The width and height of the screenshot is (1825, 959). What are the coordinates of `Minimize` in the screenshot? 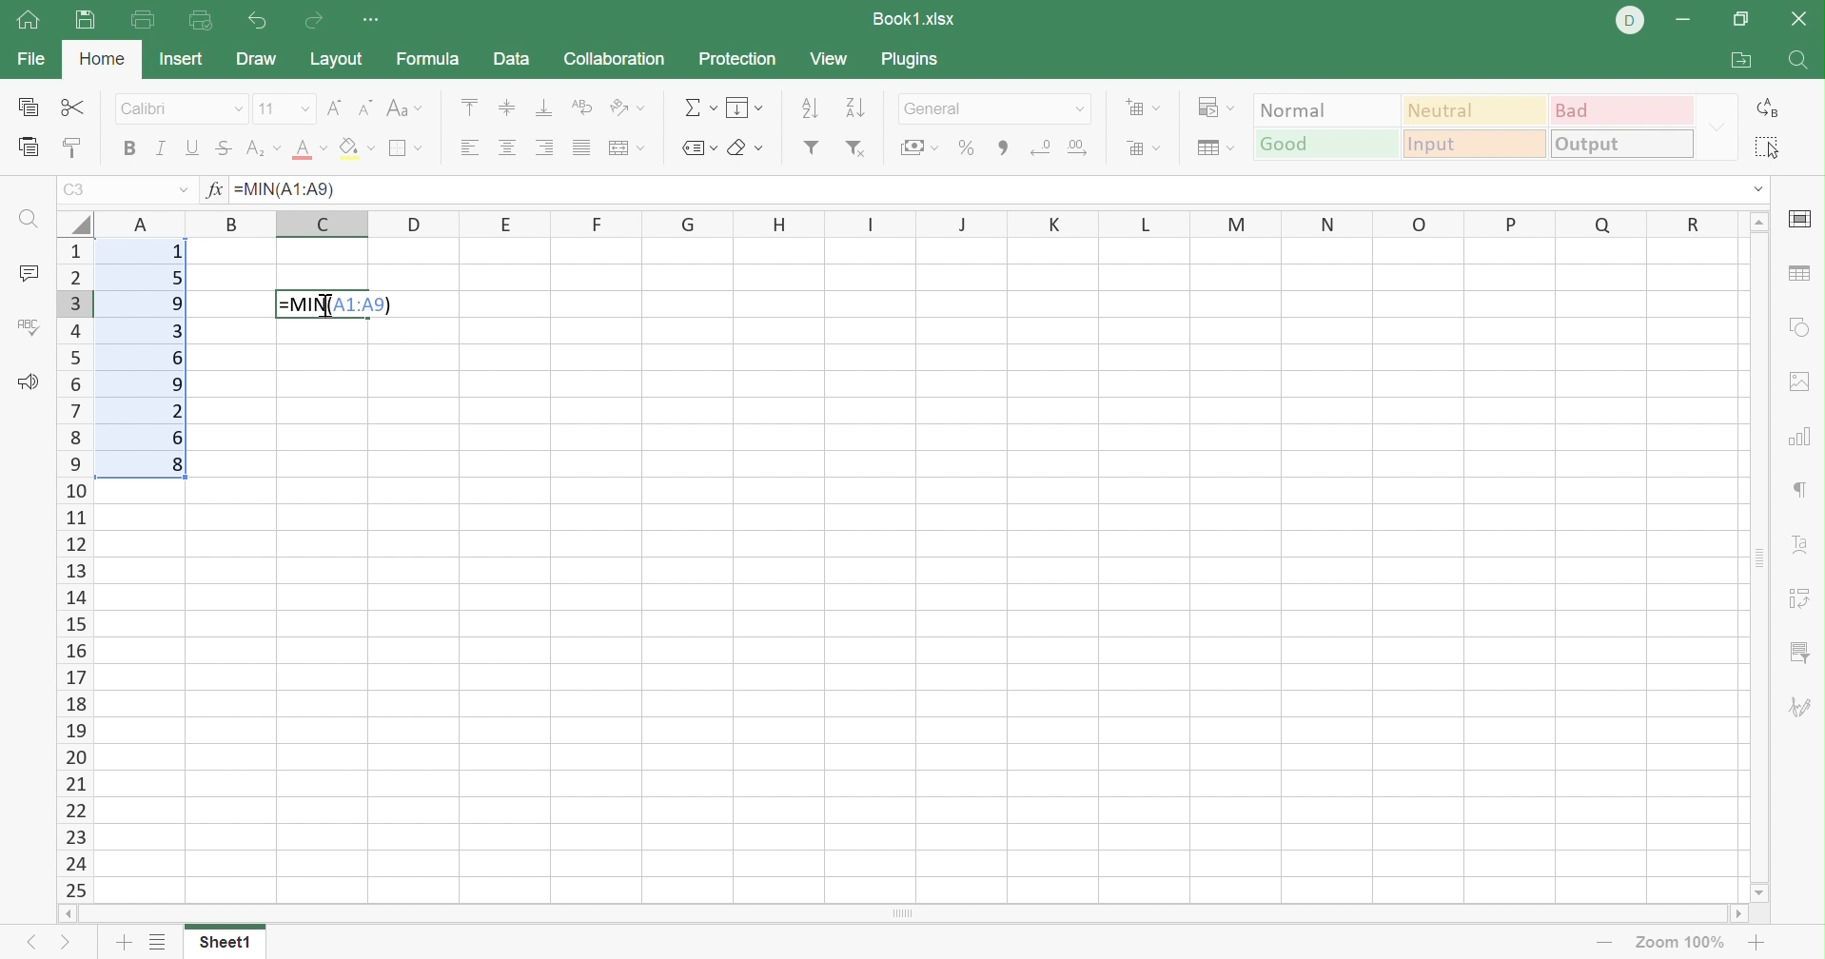 It's located at (1686, 21).